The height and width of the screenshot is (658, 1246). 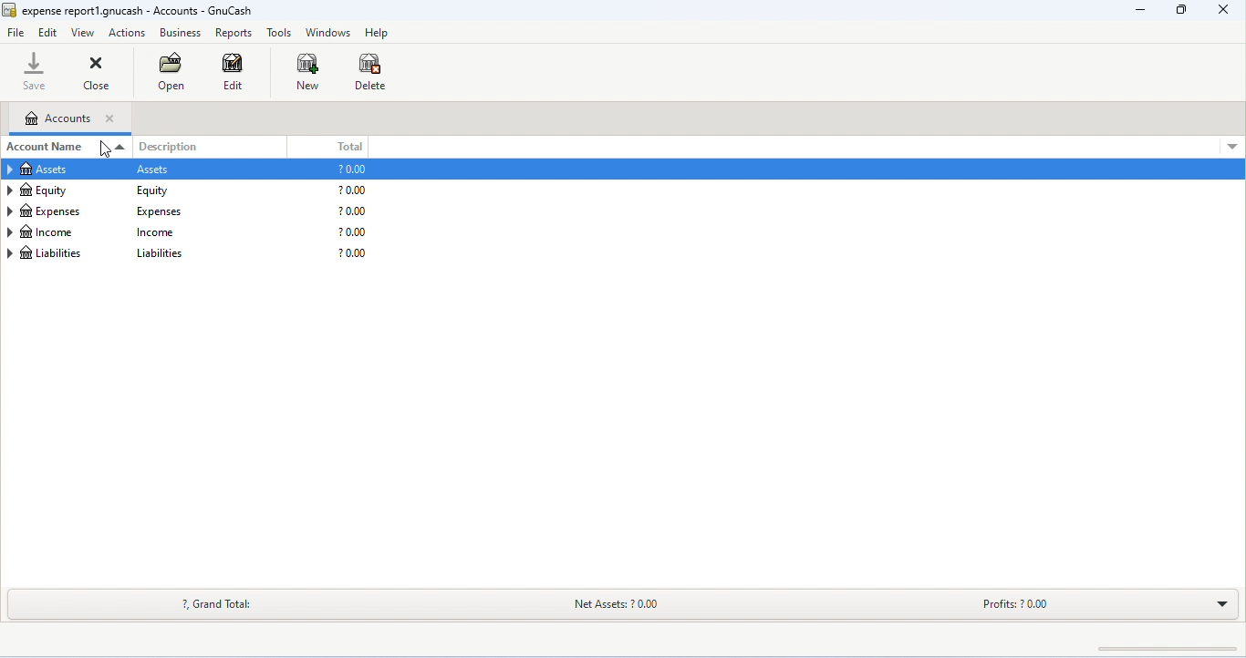 I want to click on equity, so click(x=55, y=191).